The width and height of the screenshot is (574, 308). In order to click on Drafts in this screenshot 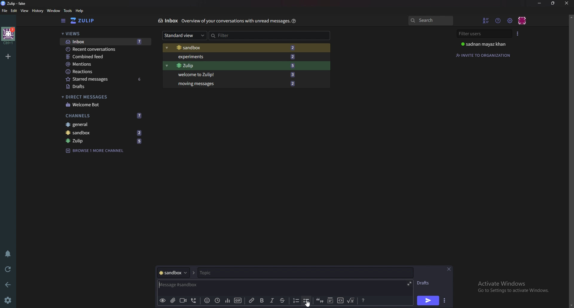, I will do `click(425, 283)`.